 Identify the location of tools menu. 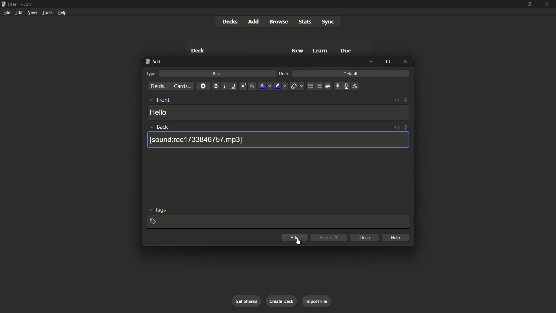
(47, 12).